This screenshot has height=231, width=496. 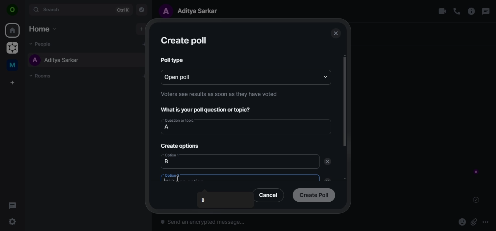 What do you see at coordinates (142, 9) in the screenshot?
I see `explore rooms` at bounding box center [142, 9].